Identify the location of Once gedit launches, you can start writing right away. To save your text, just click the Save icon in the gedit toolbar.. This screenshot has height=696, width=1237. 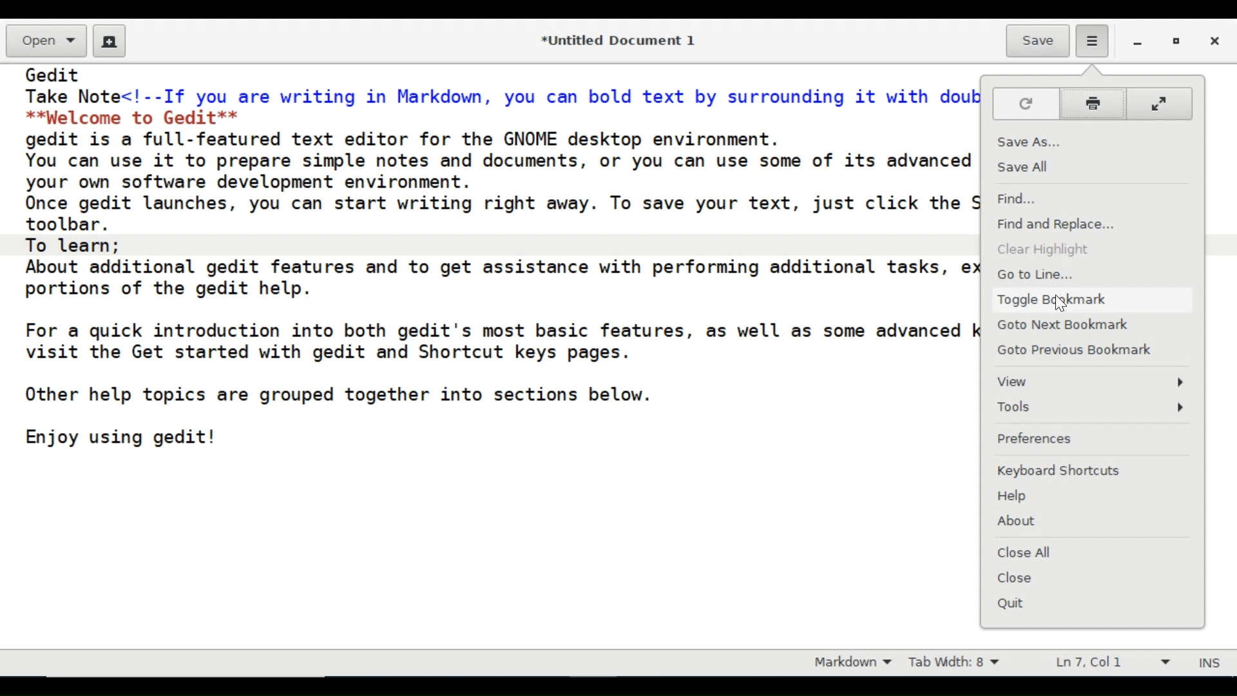
(505, 214).